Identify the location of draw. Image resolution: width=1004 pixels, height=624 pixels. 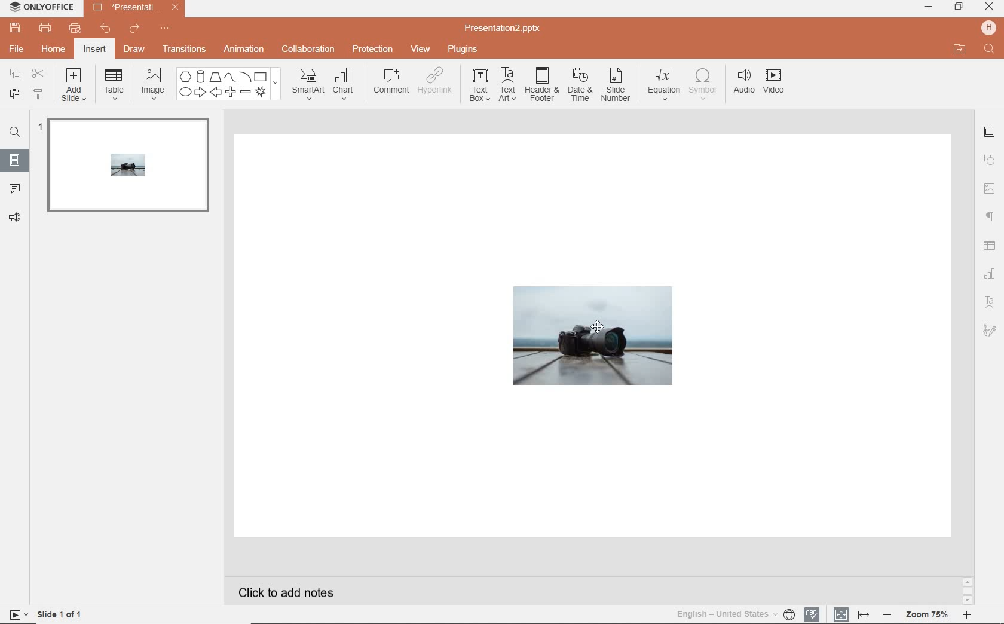
(135, 50).